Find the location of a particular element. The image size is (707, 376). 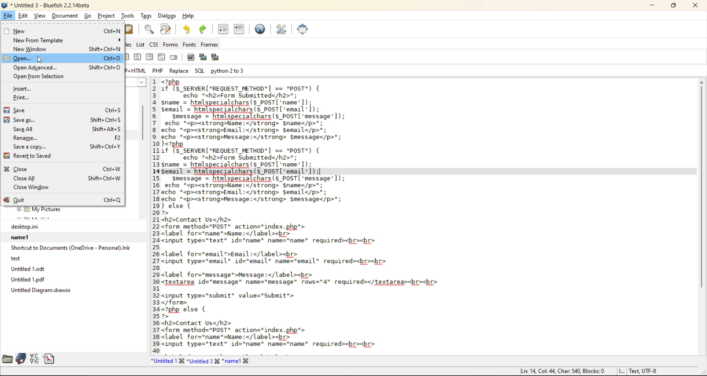

untitle diagram.drawio is located at coordinates (73, 290).